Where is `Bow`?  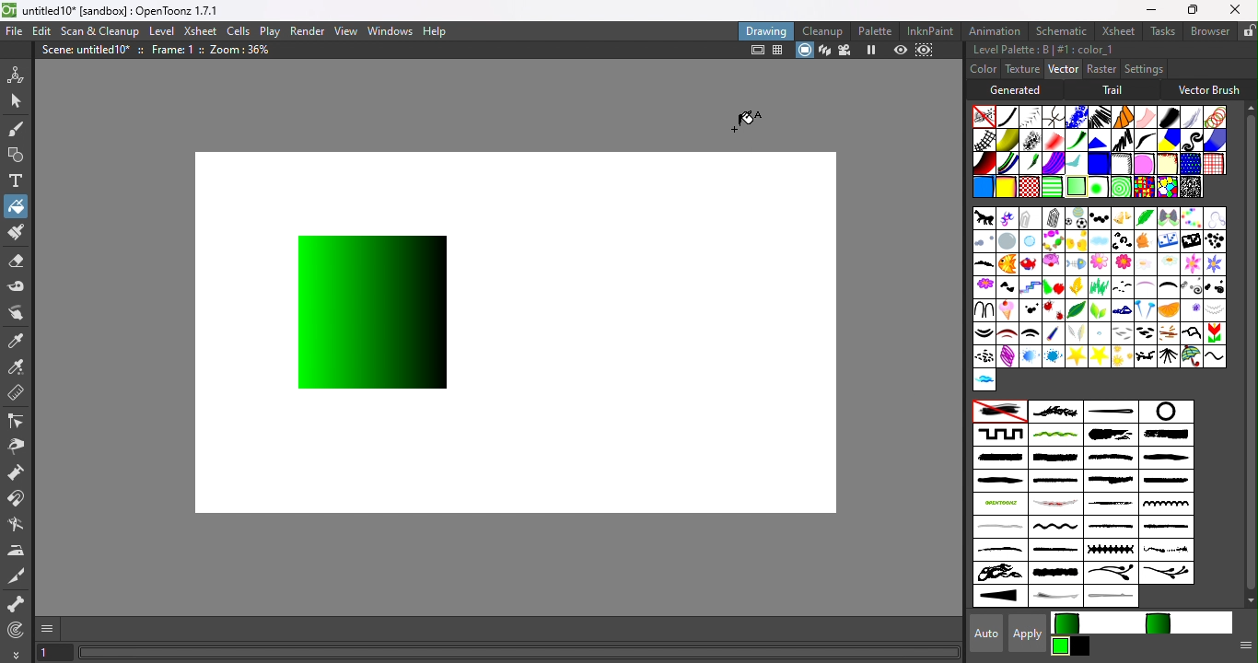
Bow is located at coordinates (1168, 218).